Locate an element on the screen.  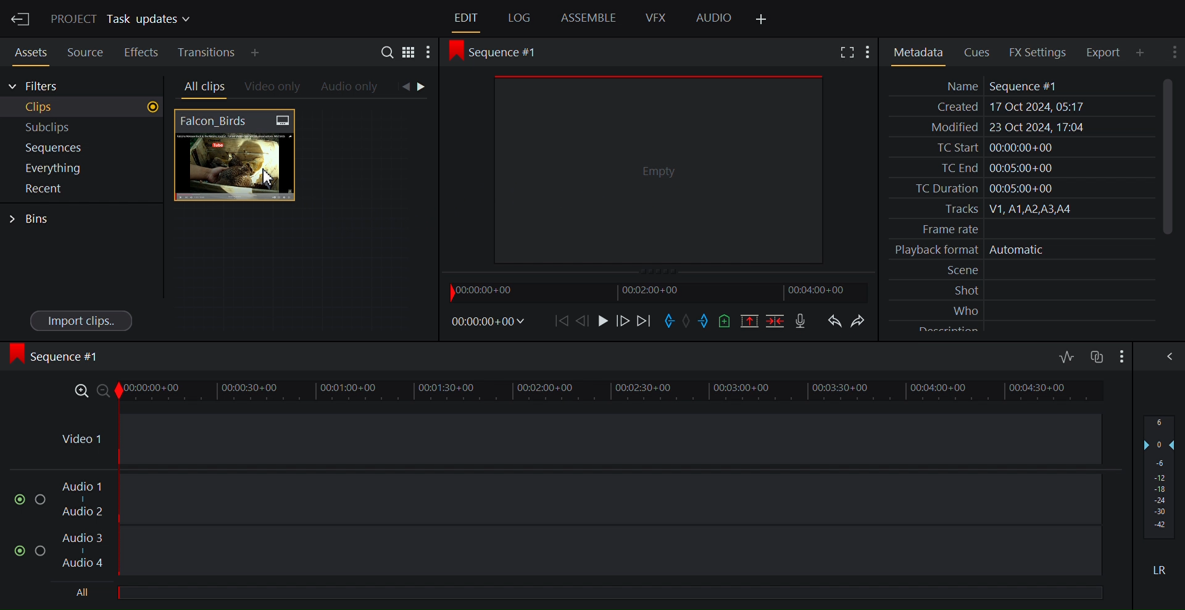
Undo  is located at coordinates (834, 321).